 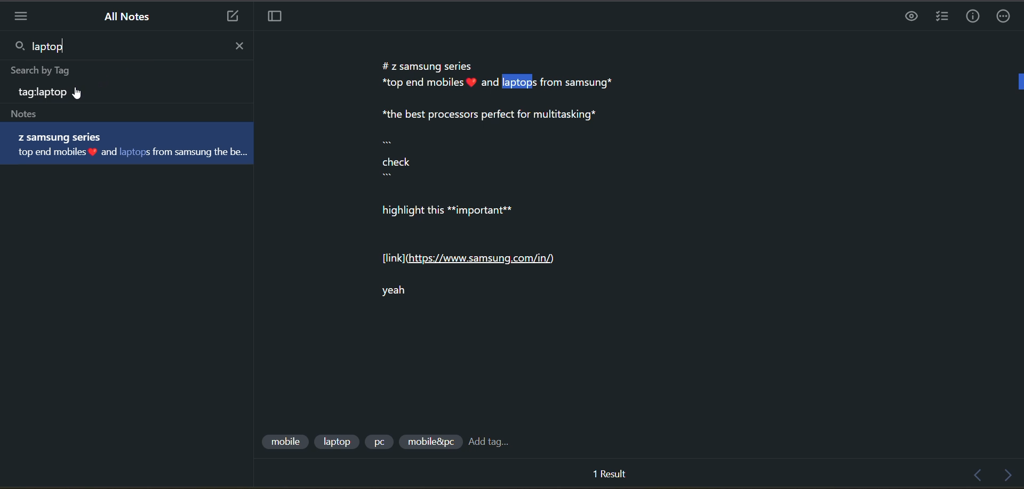 I want to click on tag details, so click(x=58, y=93).